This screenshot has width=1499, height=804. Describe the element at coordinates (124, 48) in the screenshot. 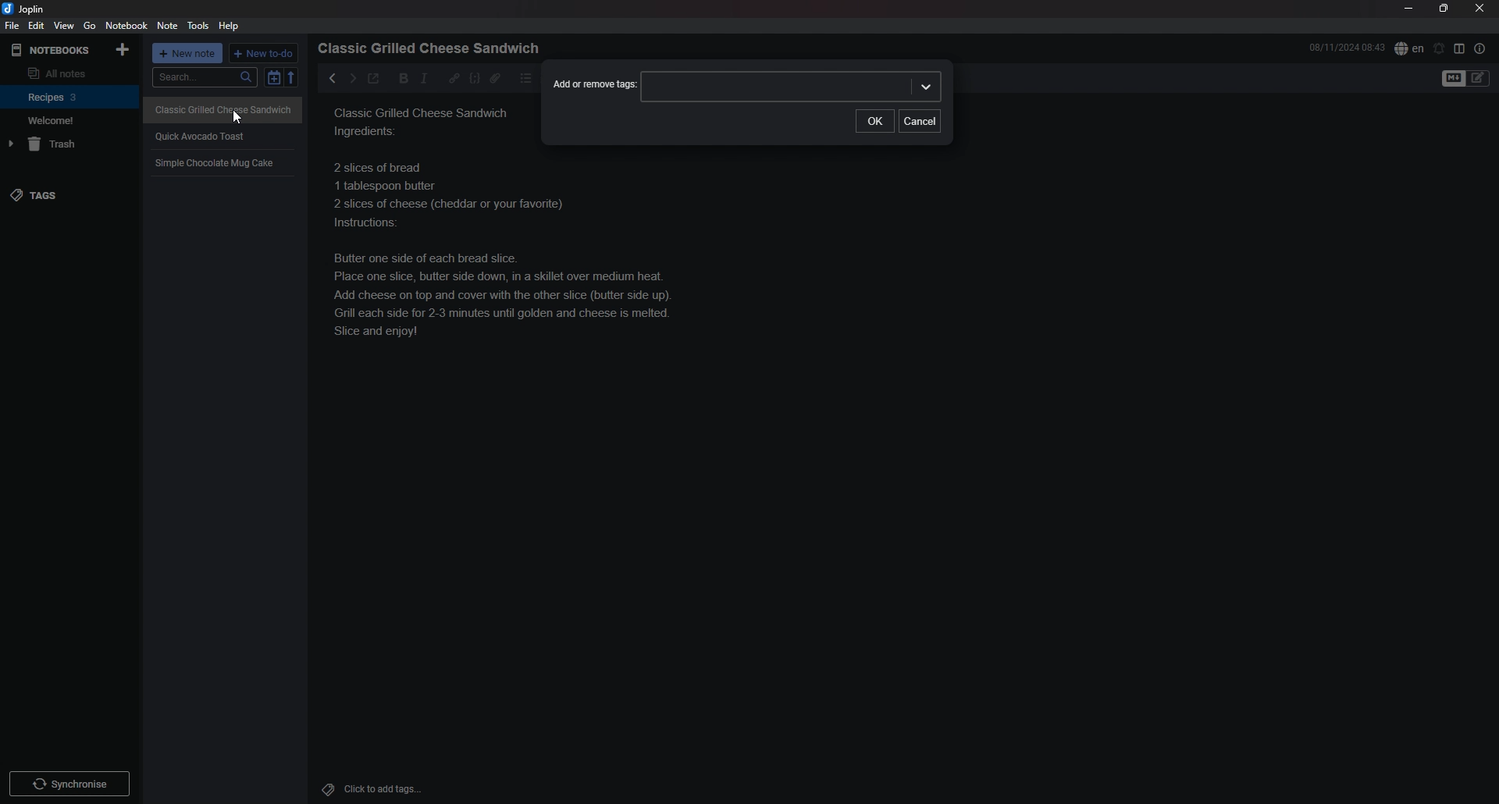

I see `add notebook` at that location.